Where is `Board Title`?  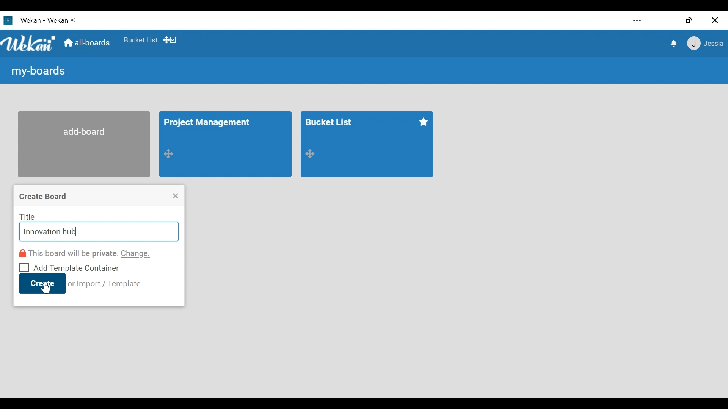
Board Title is located at coordinates (331, 121).